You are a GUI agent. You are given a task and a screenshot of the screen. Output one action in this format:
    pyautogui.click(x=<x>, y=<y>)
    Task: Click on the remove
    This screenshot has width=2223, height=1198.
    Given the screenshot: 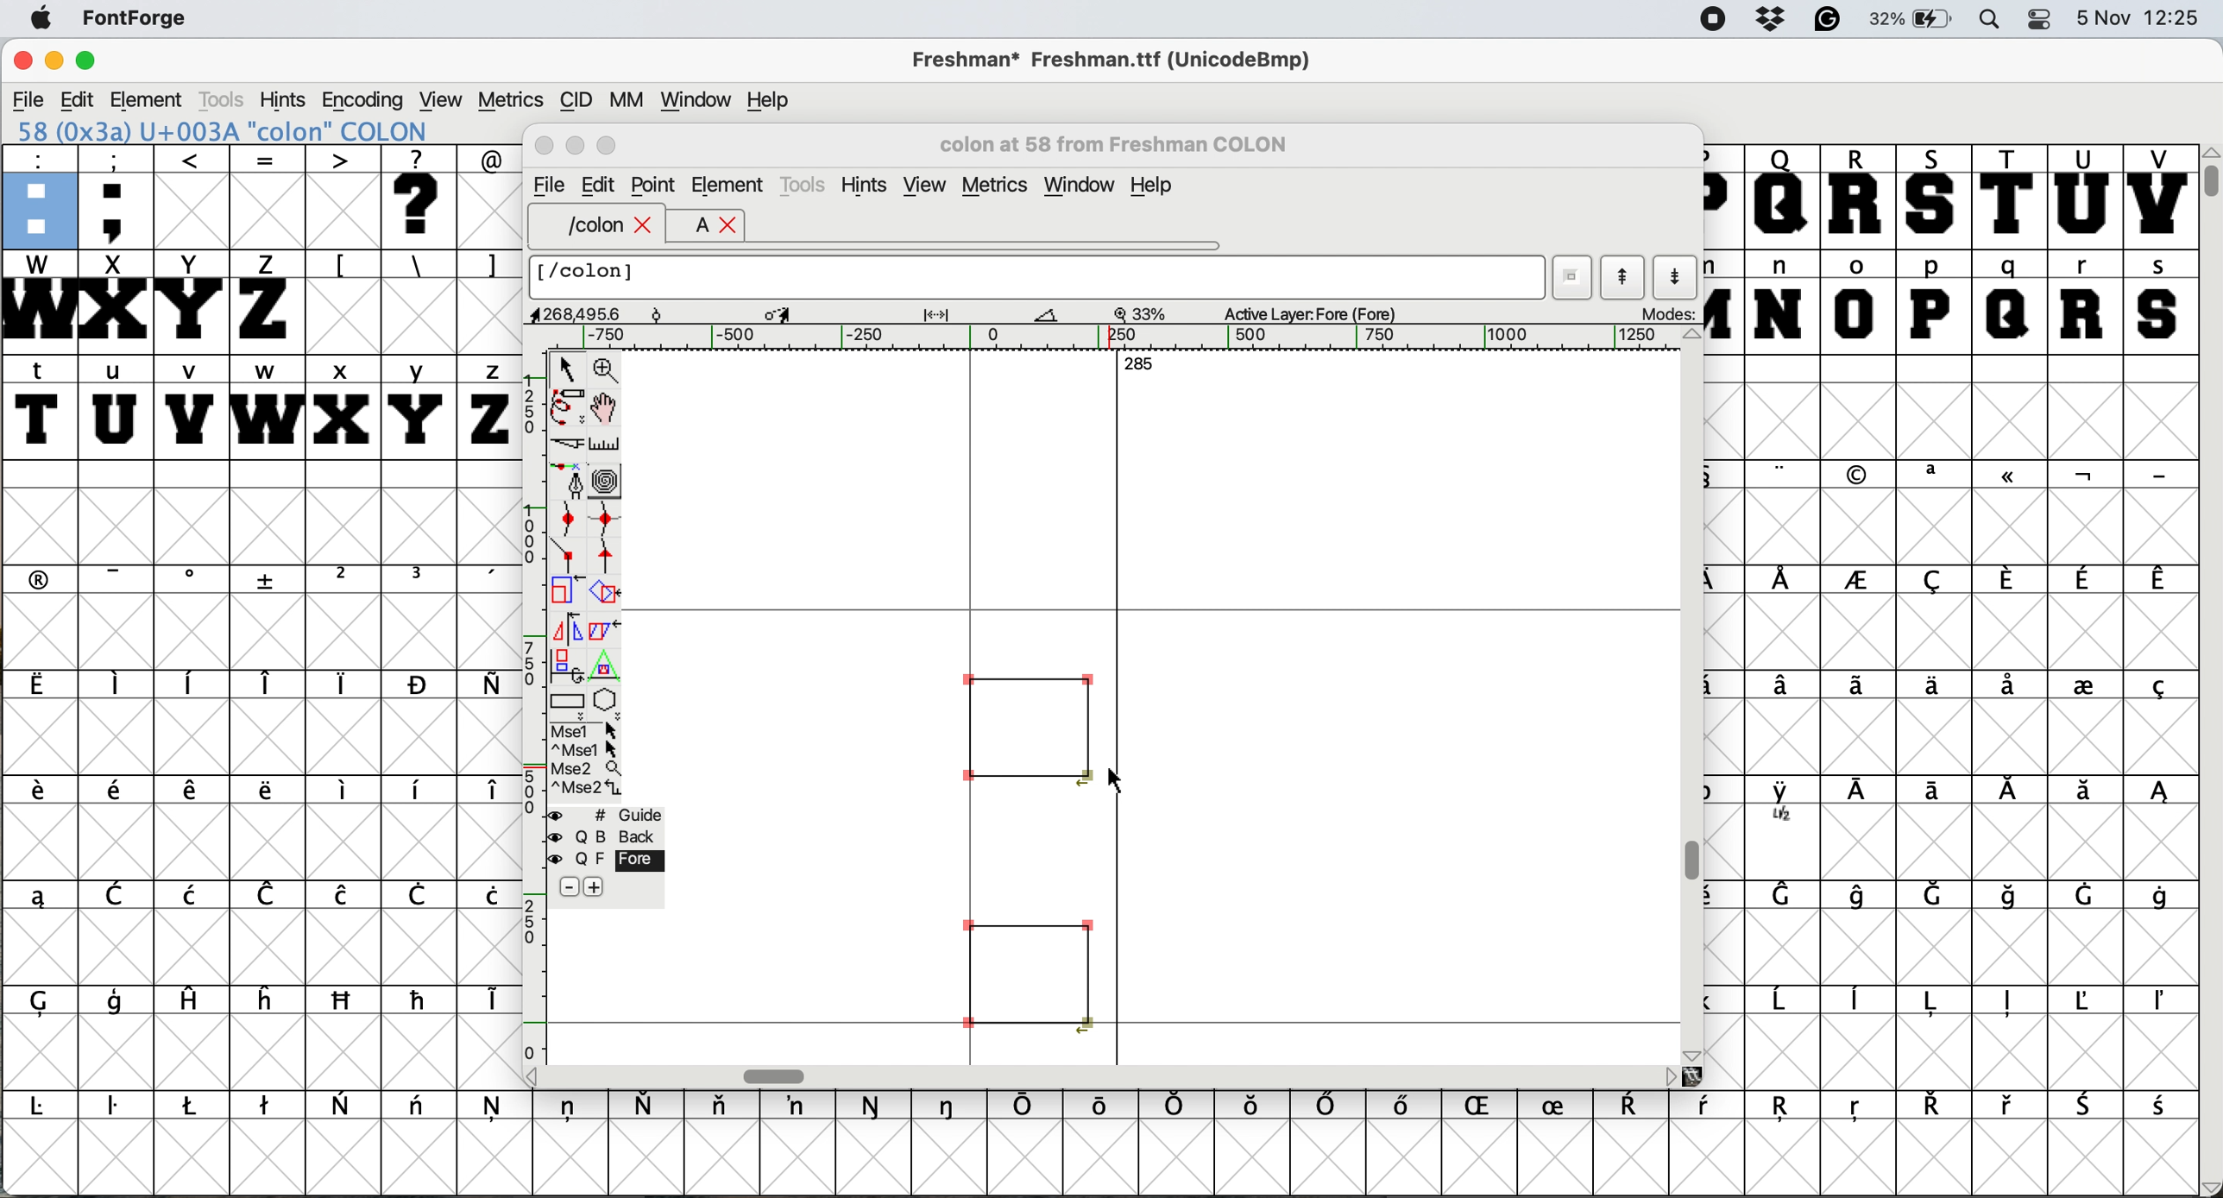 What is the action you would take?
    pyautogui.click(x=567, y=886)
    